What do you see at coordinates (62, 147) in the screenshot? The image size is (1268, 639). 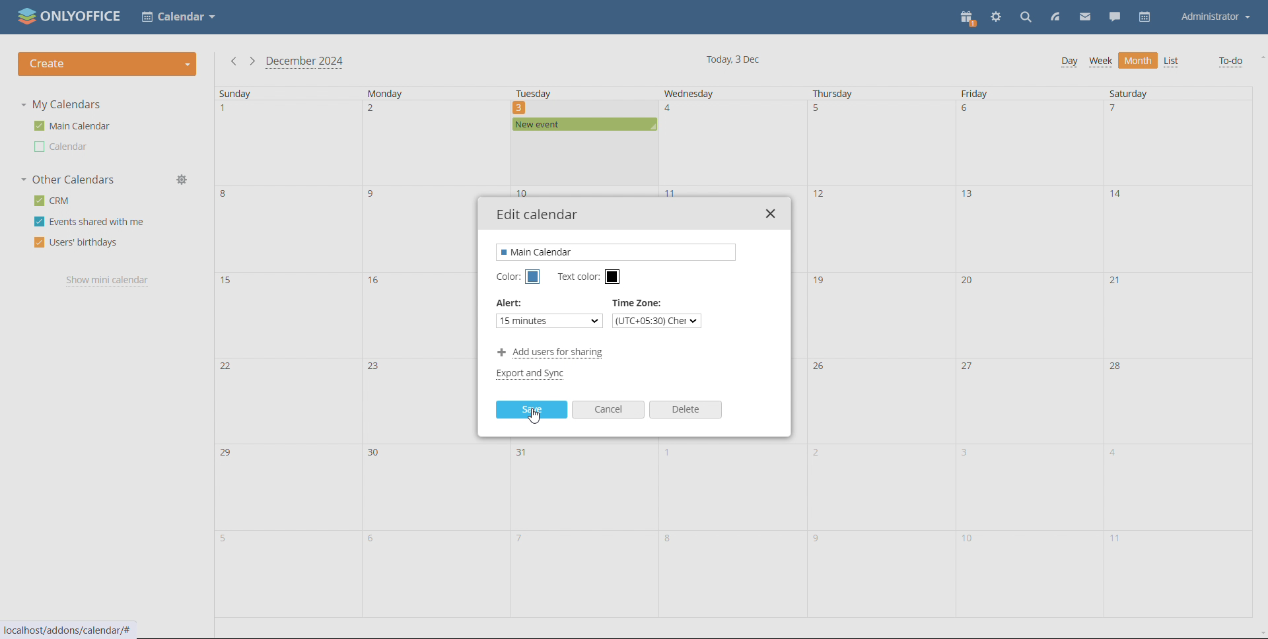 I see `other calendar` at bounding box center [62, 147].